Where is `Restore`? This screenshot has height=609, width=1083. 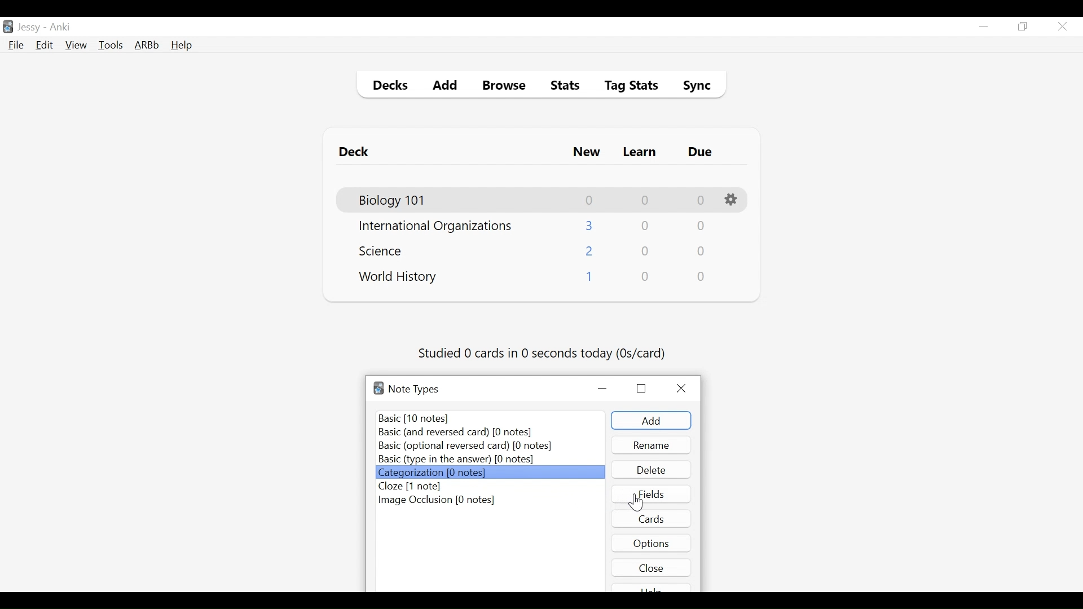
Restore is located at coordinates (1023, 27).